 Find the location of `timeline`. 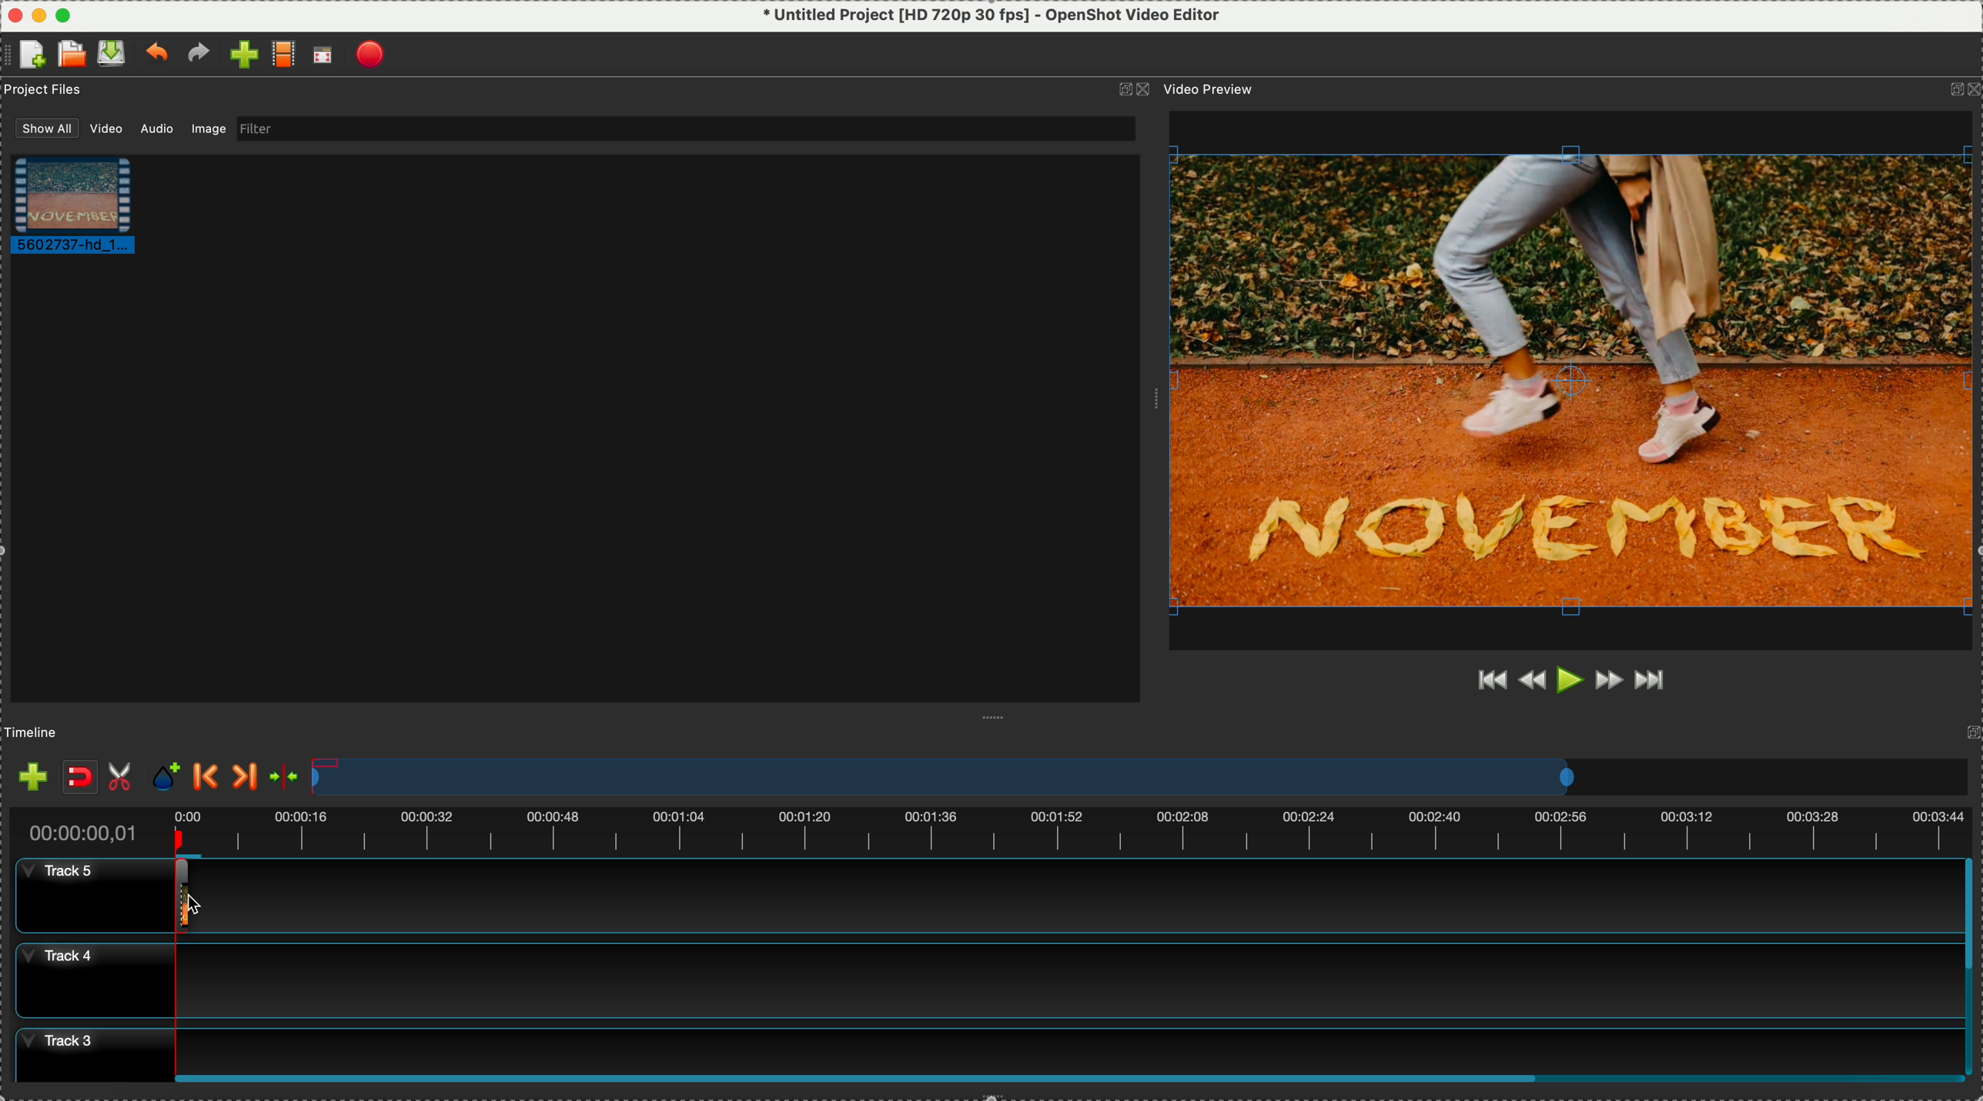

timeline is located at coordinates (36, 731).